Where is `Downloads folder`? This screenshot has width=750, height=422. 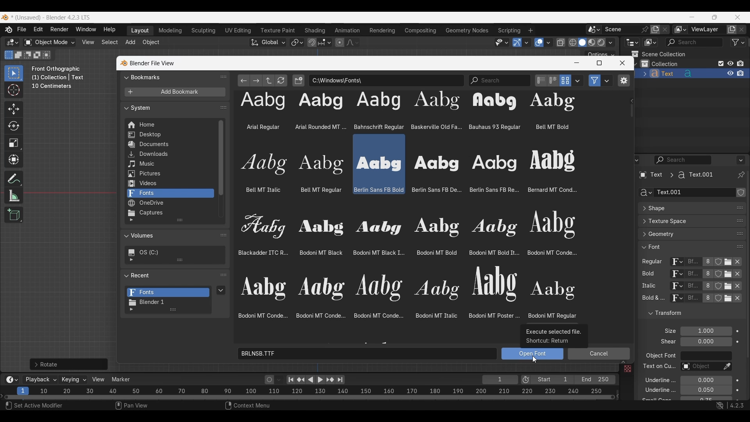
Downloads folder is located at coordinates (170, 154).